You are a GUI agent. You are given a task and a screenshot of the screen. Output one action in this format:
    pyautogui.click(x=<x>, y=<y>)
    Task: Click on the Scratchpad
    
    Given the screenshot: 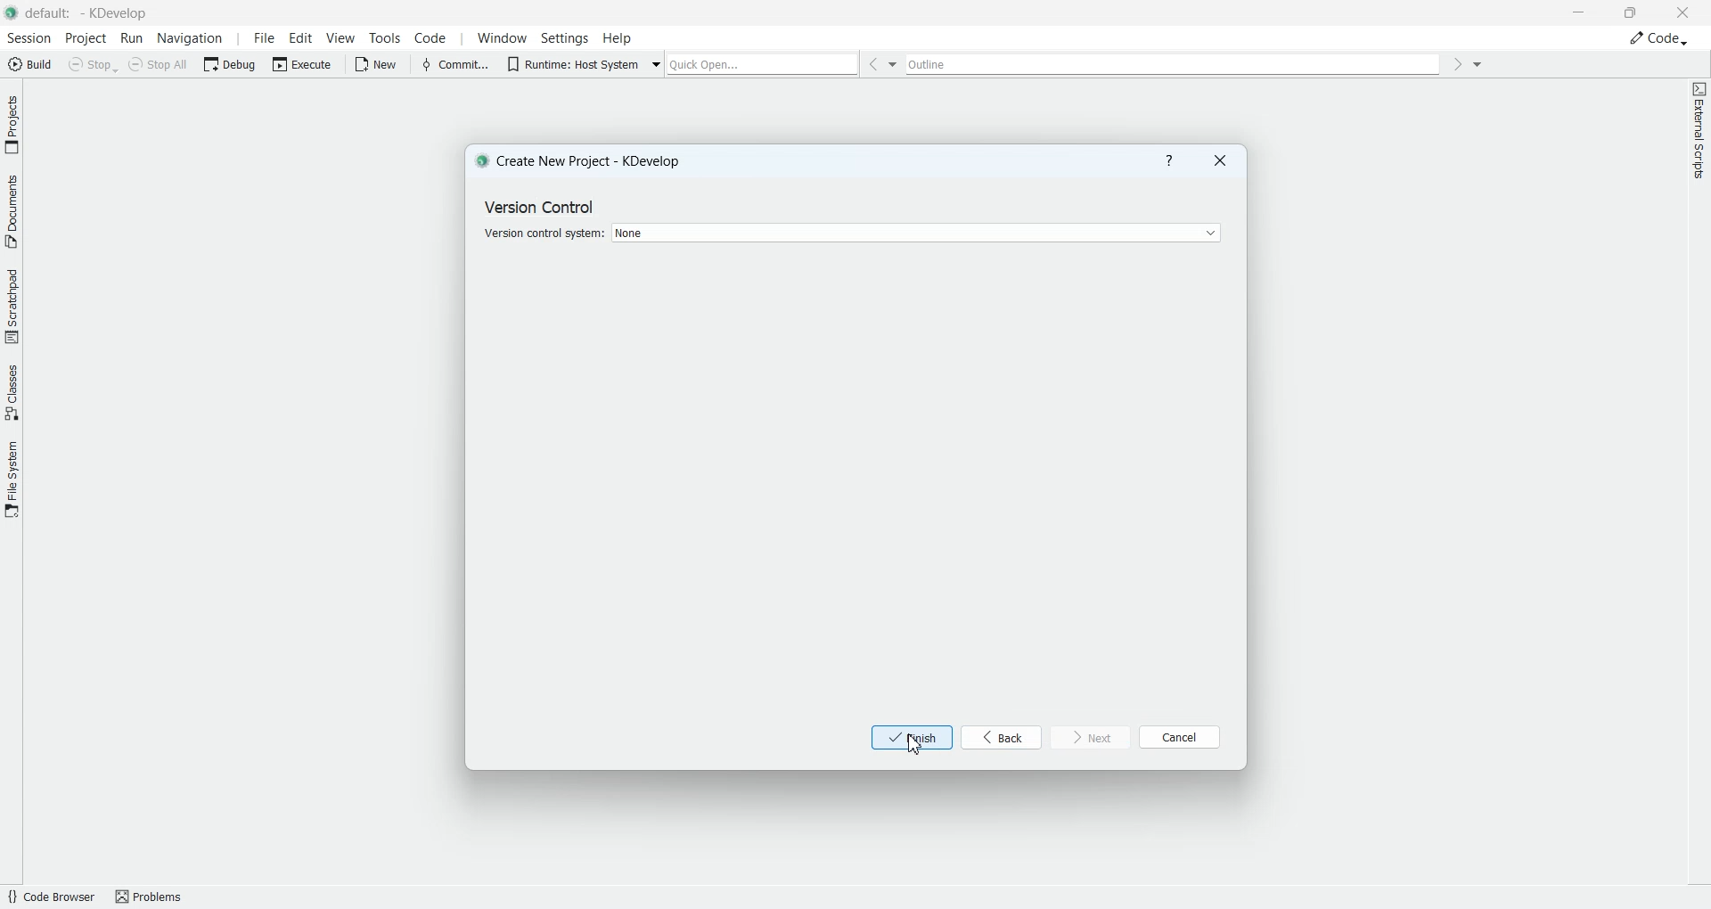 What is the action you would take?
    pyautogui.click(x=12, y=305)
    